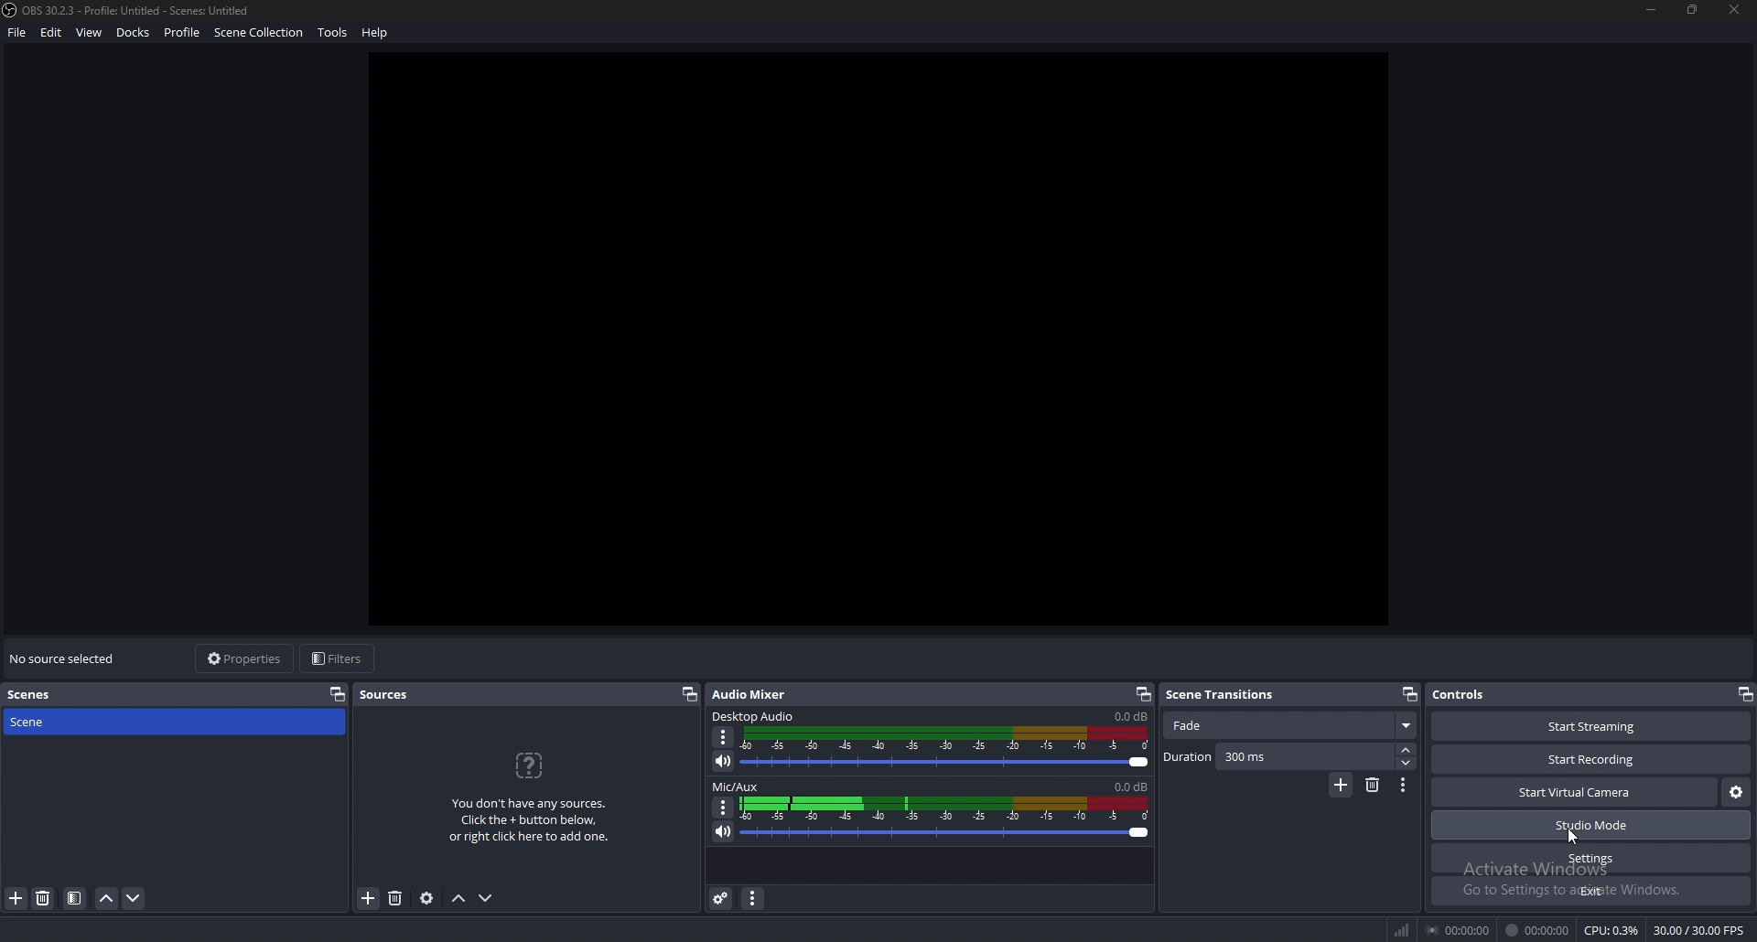  I want to click on filter, so click(75, 899).